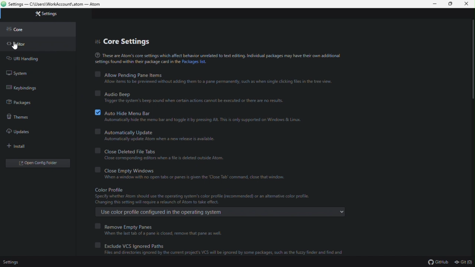 The image size is (475, 267). Describe the element at coordinates (197, 178) in the screenshot. I see `When a window with no open tabs or panes is given the ‘Close Tab’ command, close that window.` at that location.